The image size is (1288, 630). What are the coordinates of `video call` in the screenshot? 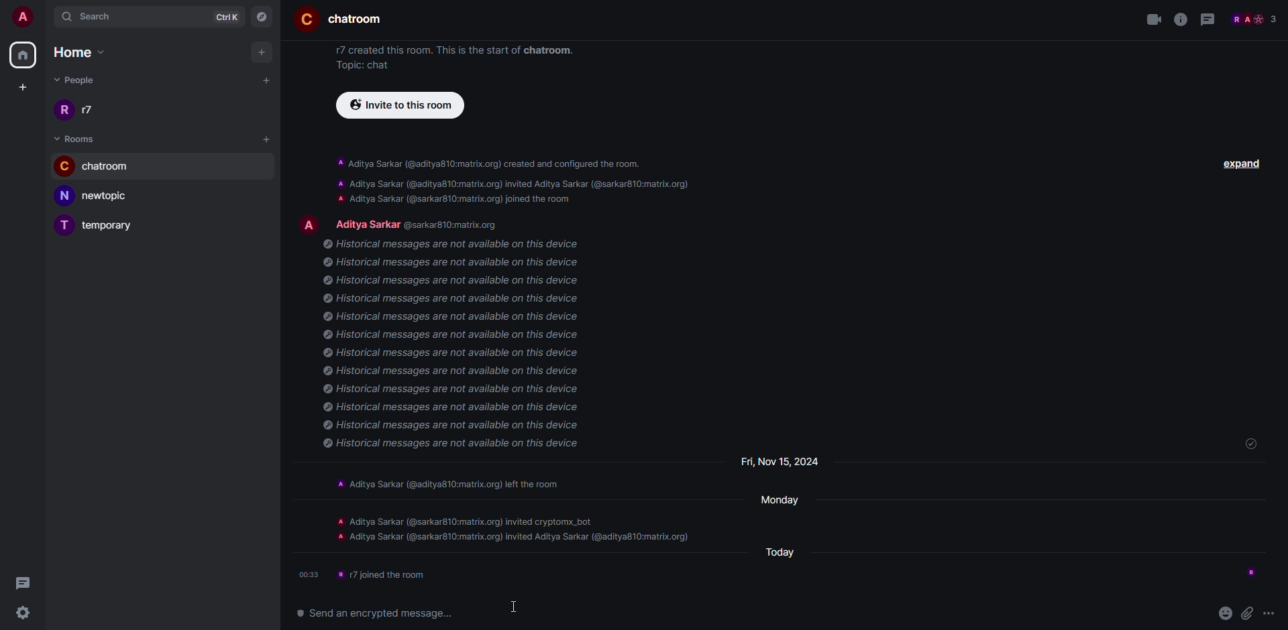 It's located at (1150, 21).